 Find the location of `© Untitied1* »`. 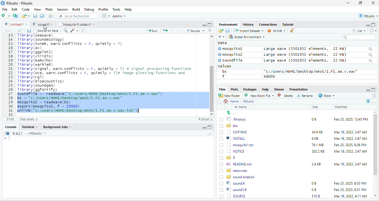

© Untitied1* » is located at coordinates (15, 24).